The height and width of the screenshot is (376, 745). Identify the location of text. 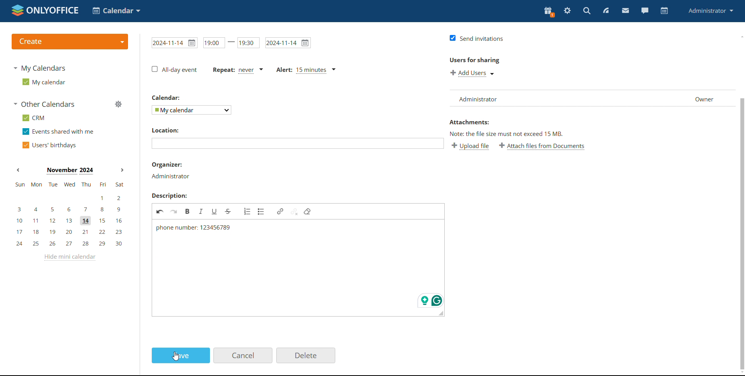
(238, 70).